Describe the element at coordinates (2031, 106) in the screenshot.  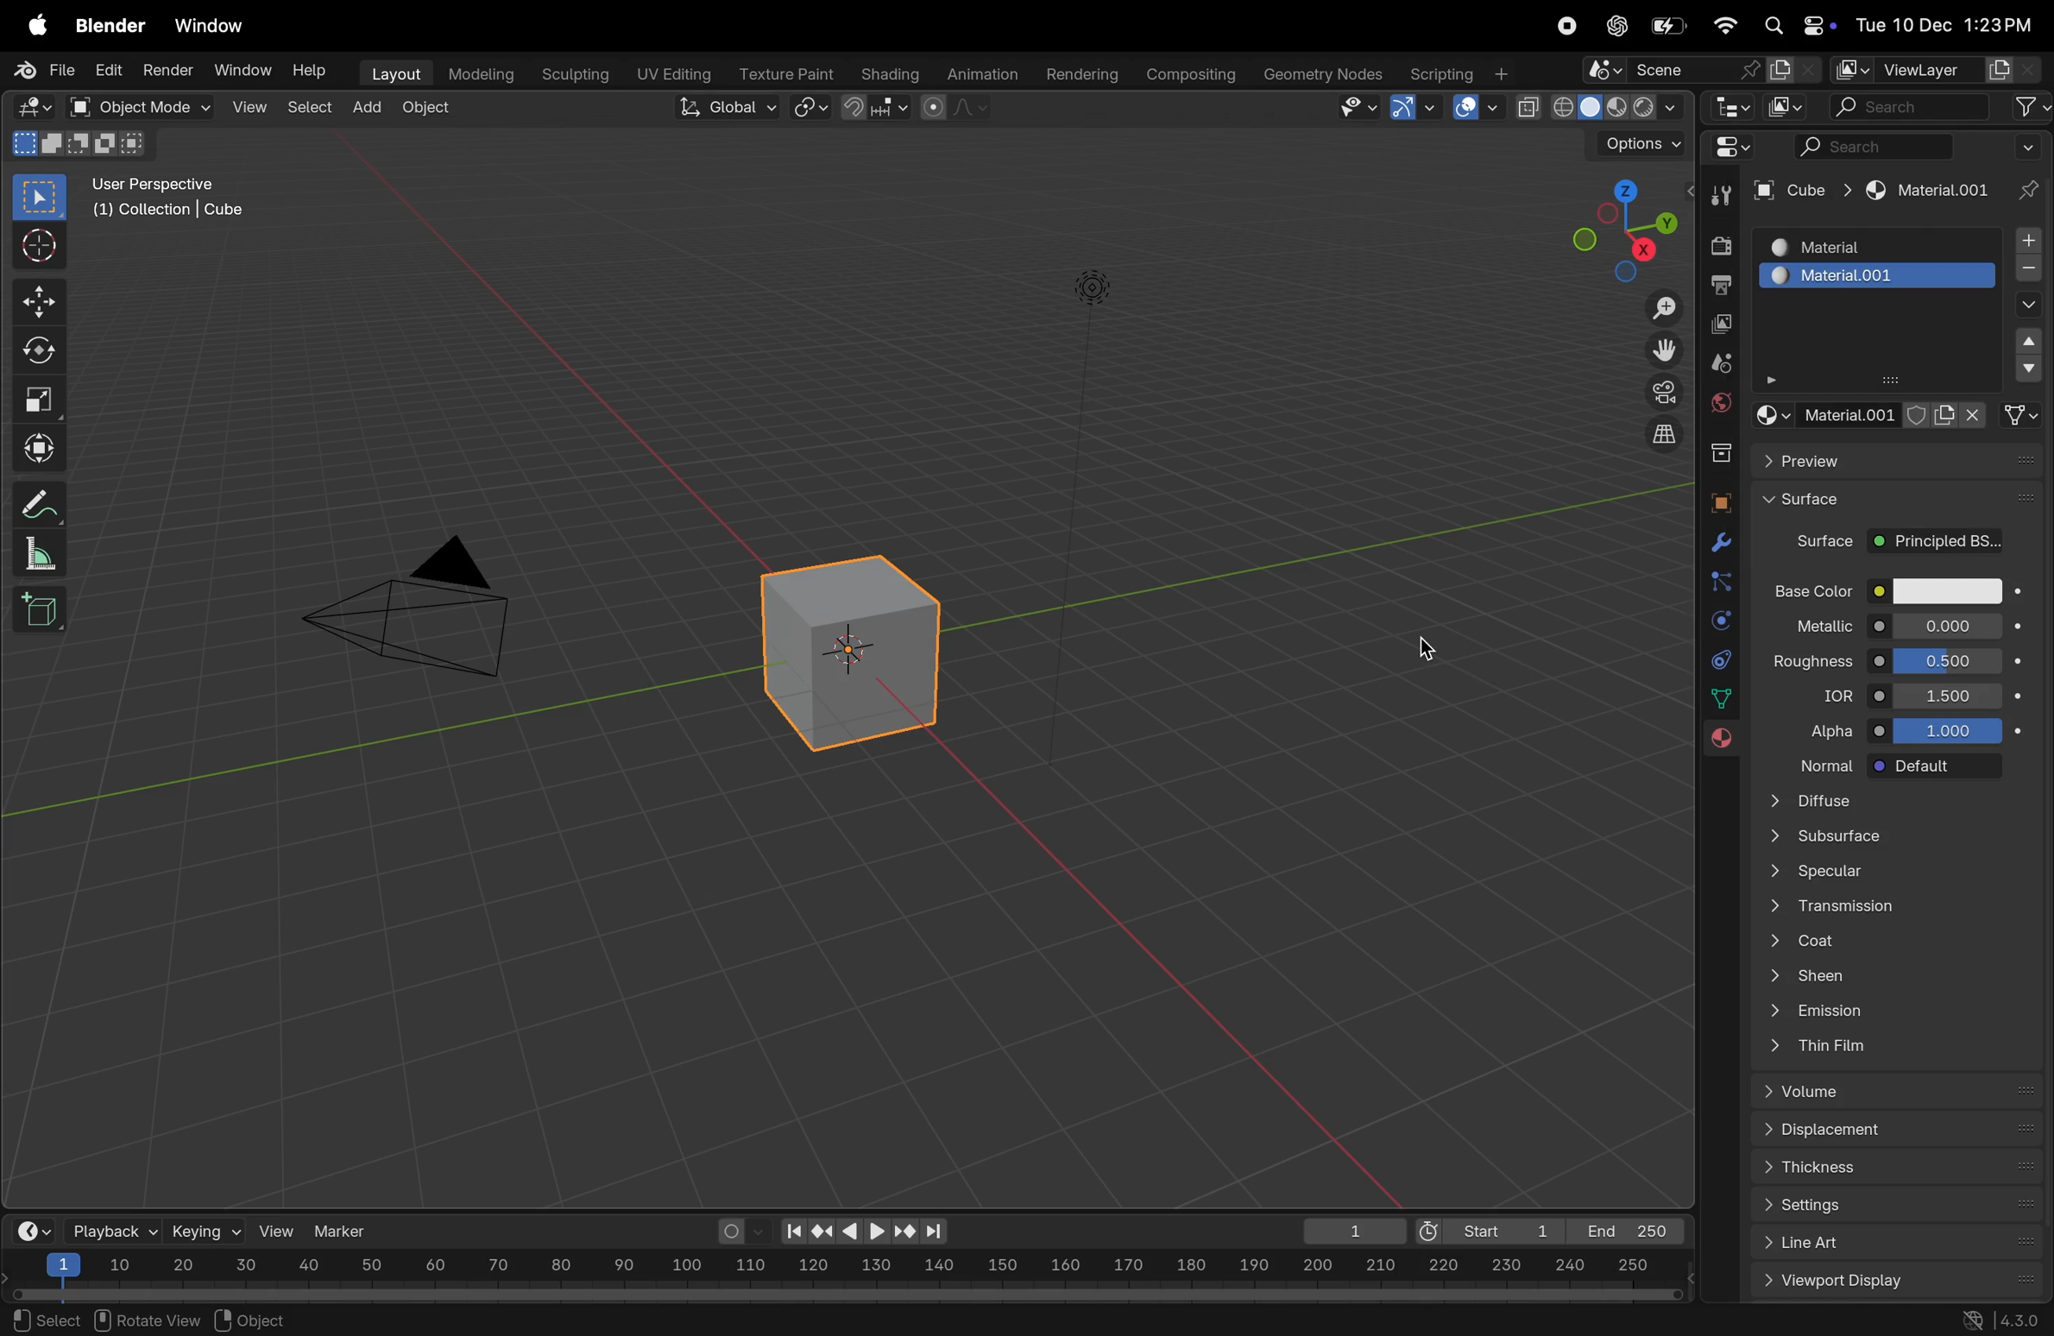
I see `filter` at that location.